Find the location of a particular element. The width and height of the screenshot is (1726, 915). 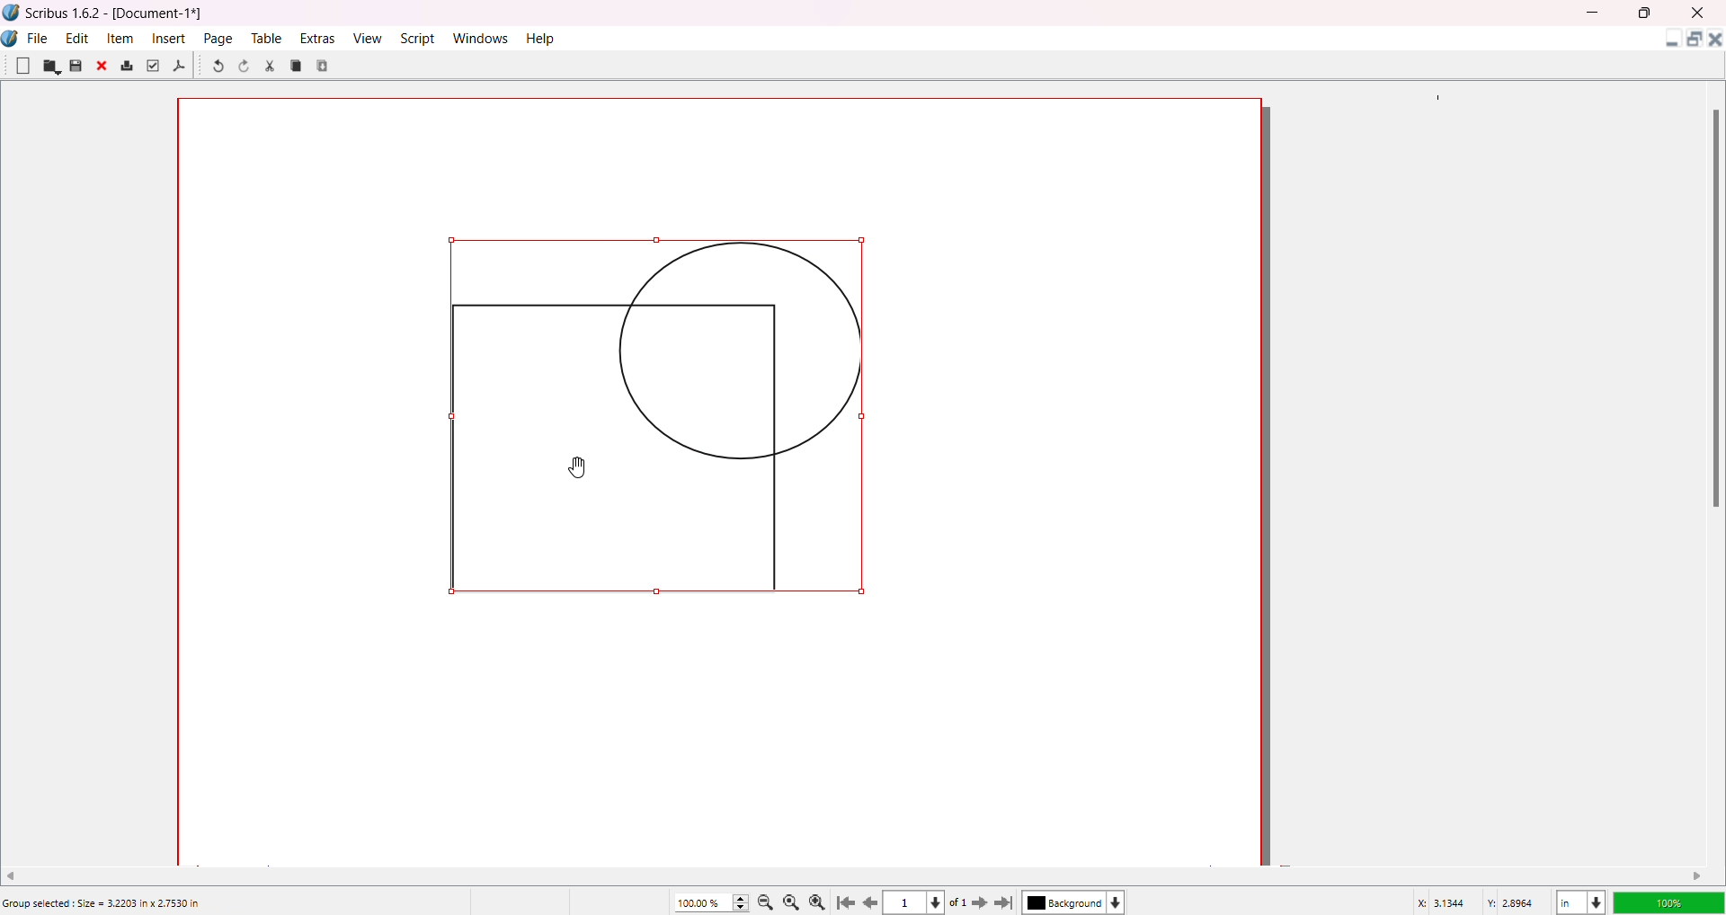

Group selected: Size = 3.2203 in x 2.7530 in is located at coordinates (104, 903).